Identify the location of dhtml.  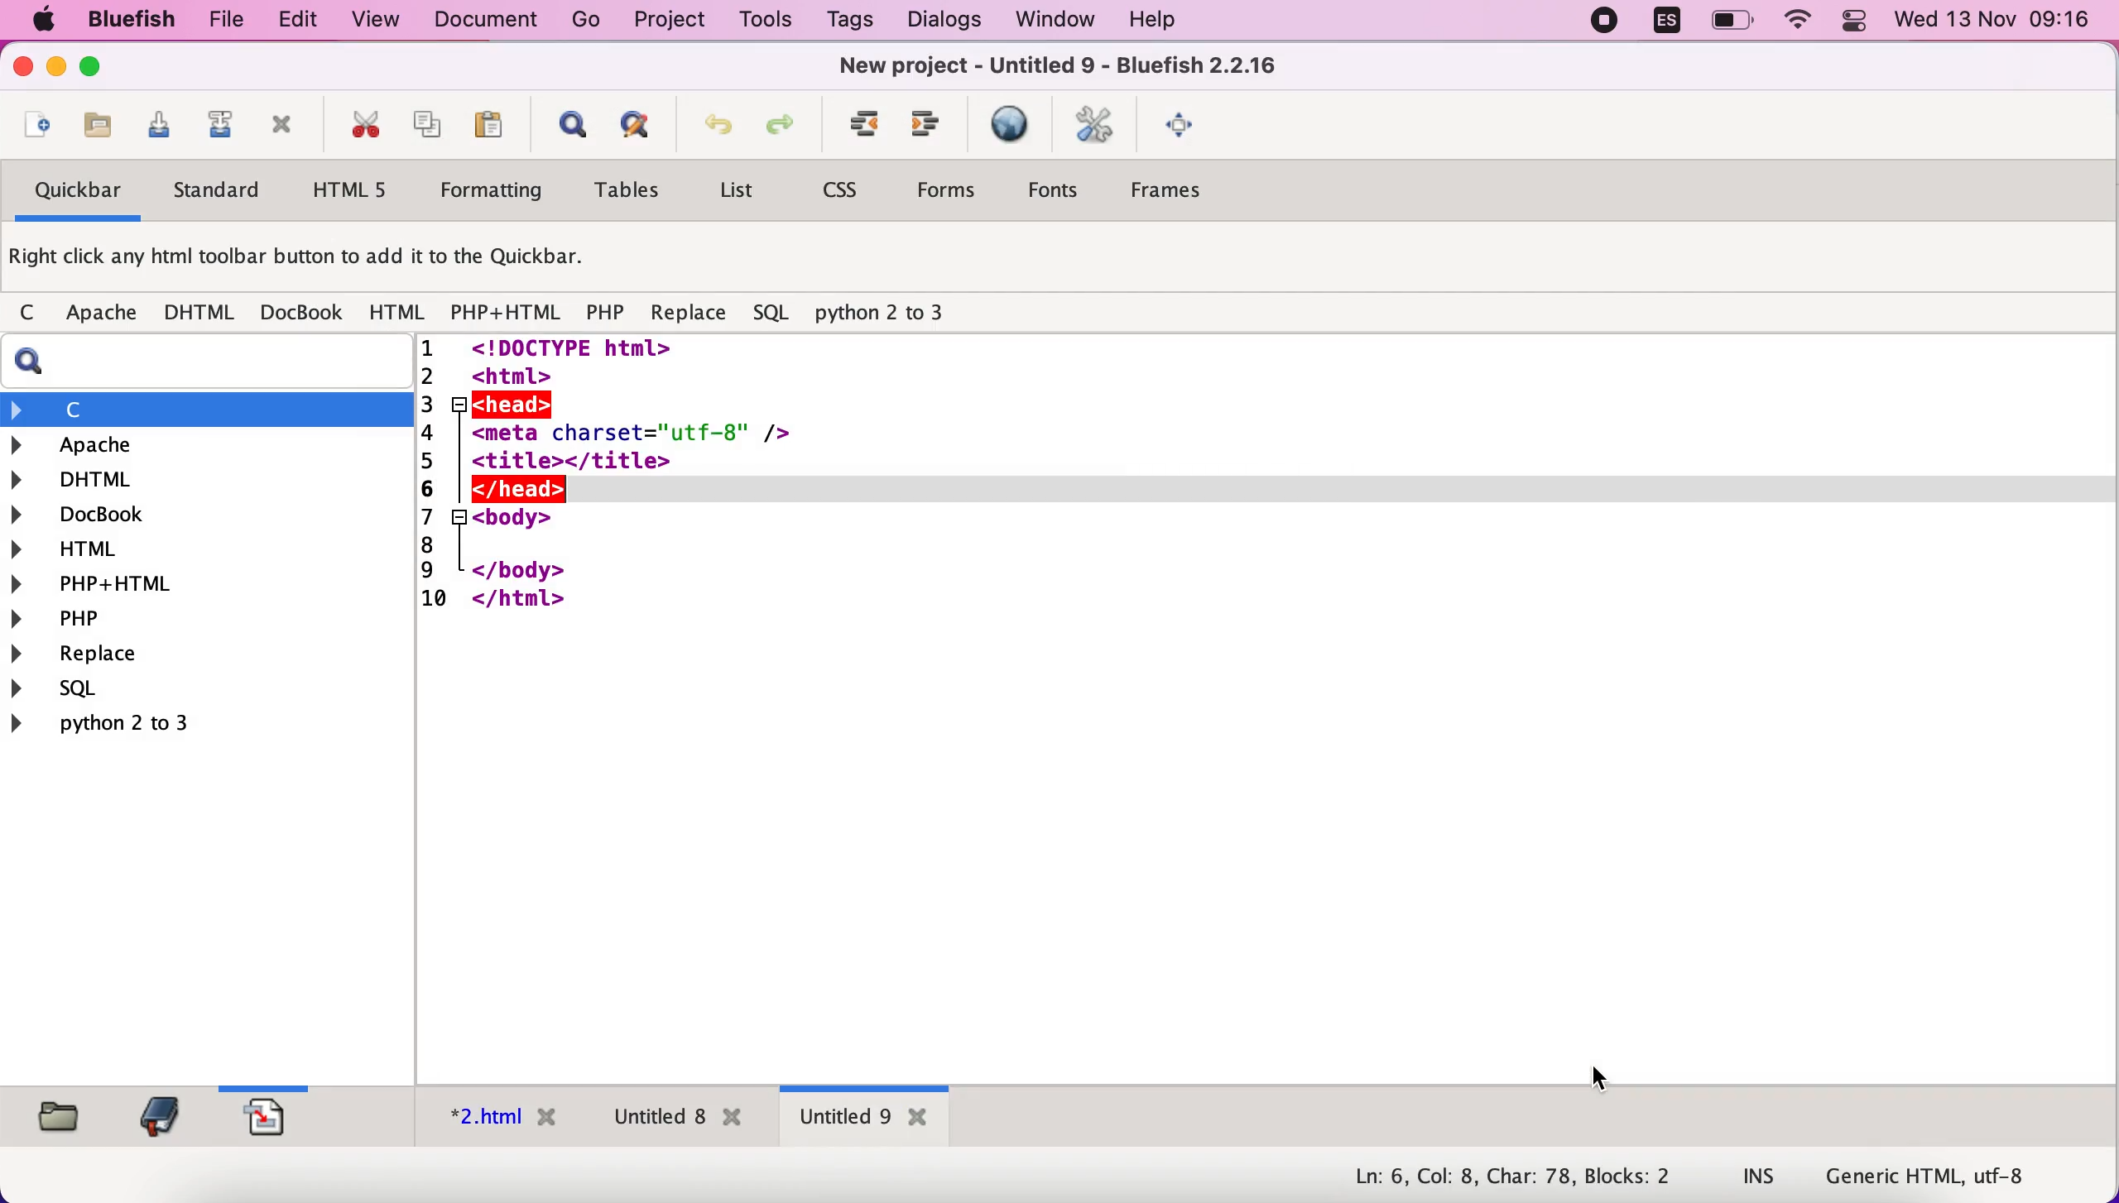
(201, 314).